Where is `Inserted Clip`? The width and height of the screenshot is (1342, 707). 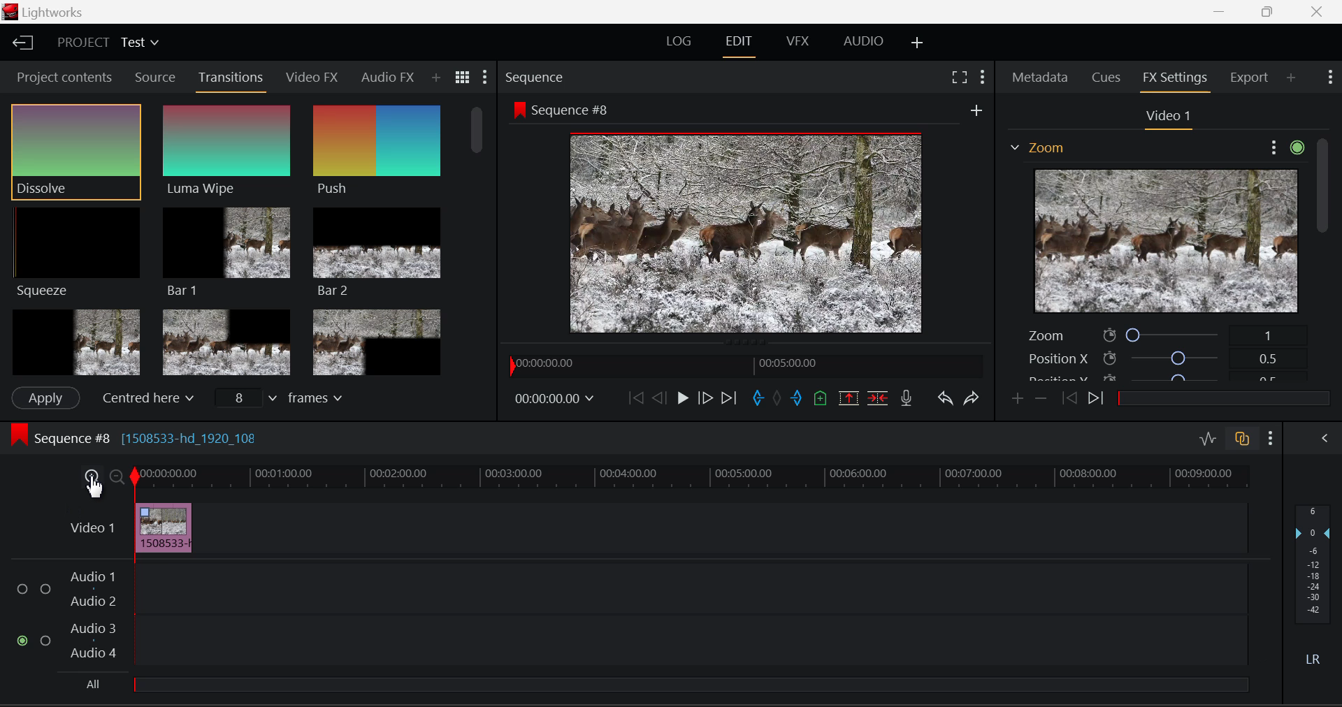 Inserted Clip is located at coordinates (165, 527).